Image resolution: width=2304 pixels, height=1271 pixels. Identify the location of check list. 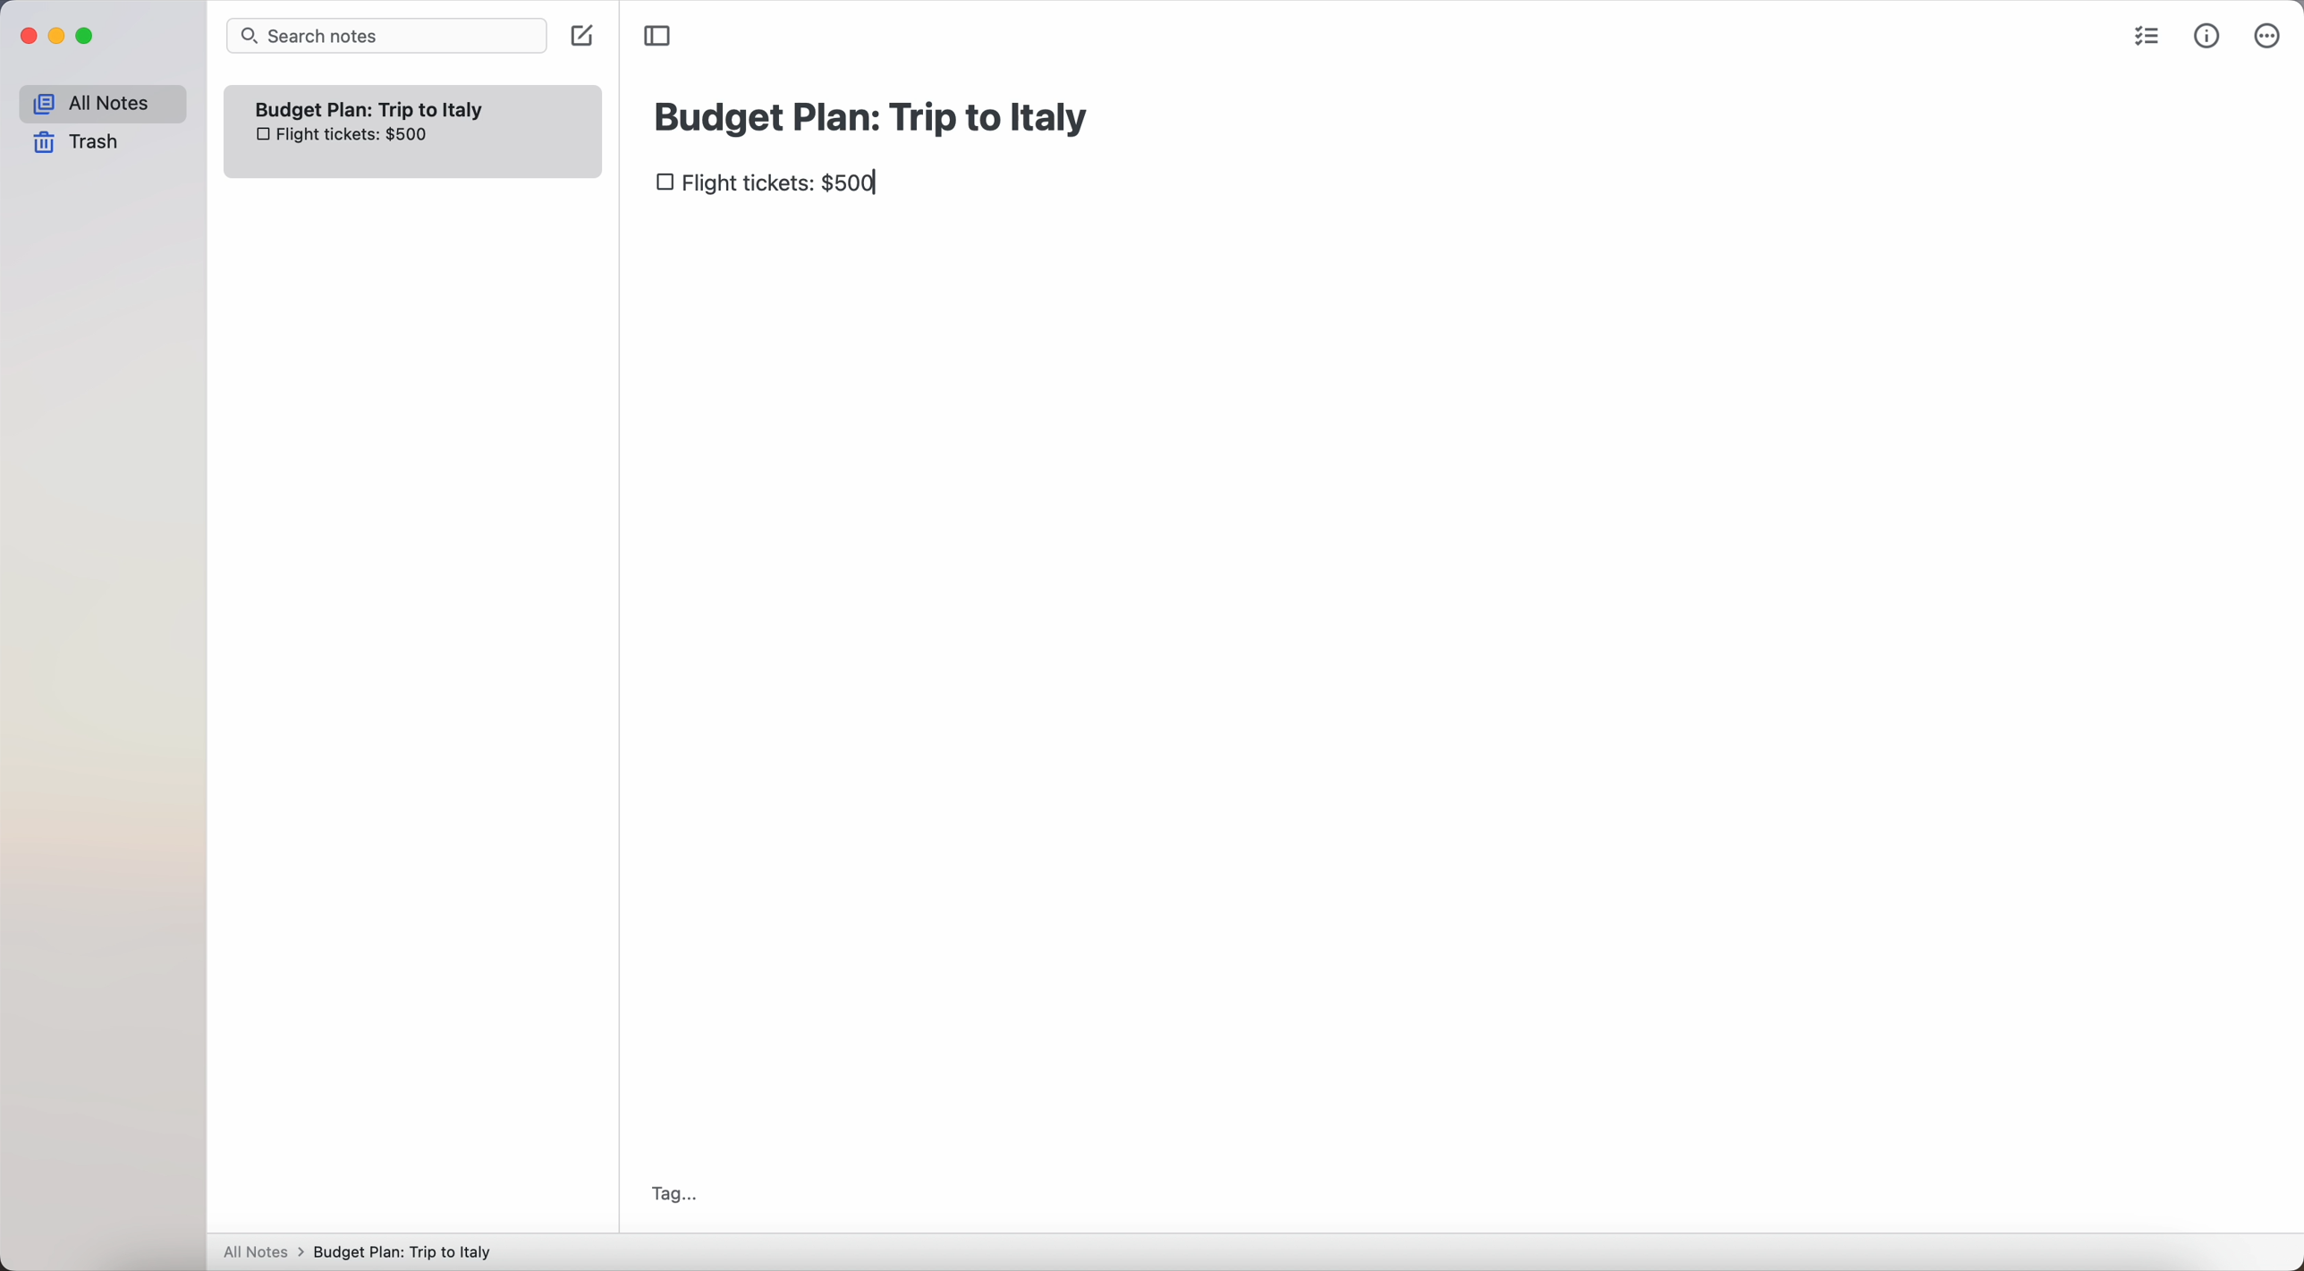
(2152, 38).